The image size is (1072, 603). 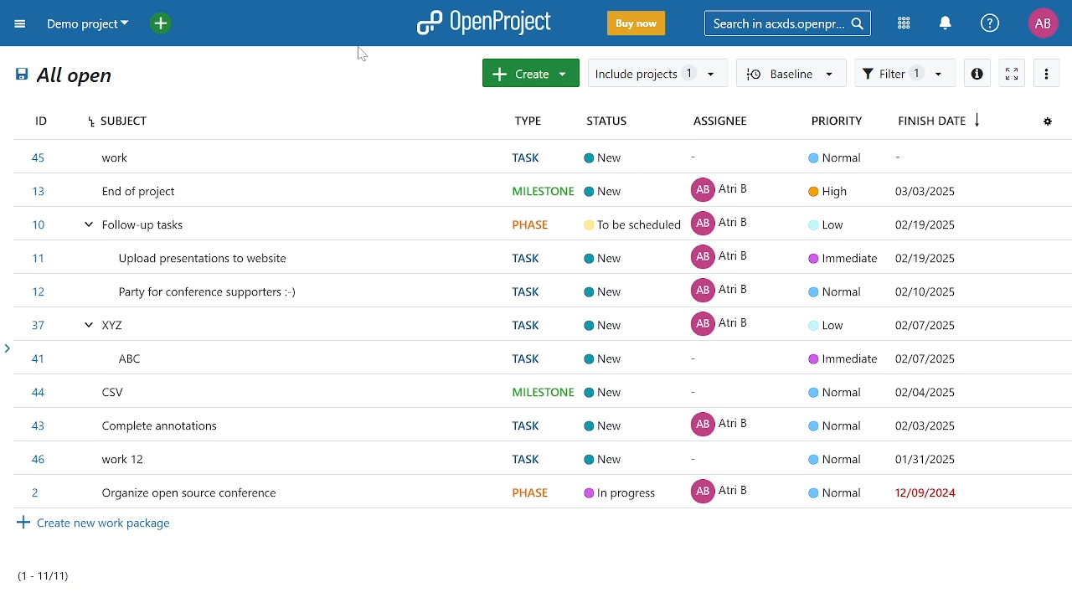 I want to click on finish date, so click(x=938, y=121).